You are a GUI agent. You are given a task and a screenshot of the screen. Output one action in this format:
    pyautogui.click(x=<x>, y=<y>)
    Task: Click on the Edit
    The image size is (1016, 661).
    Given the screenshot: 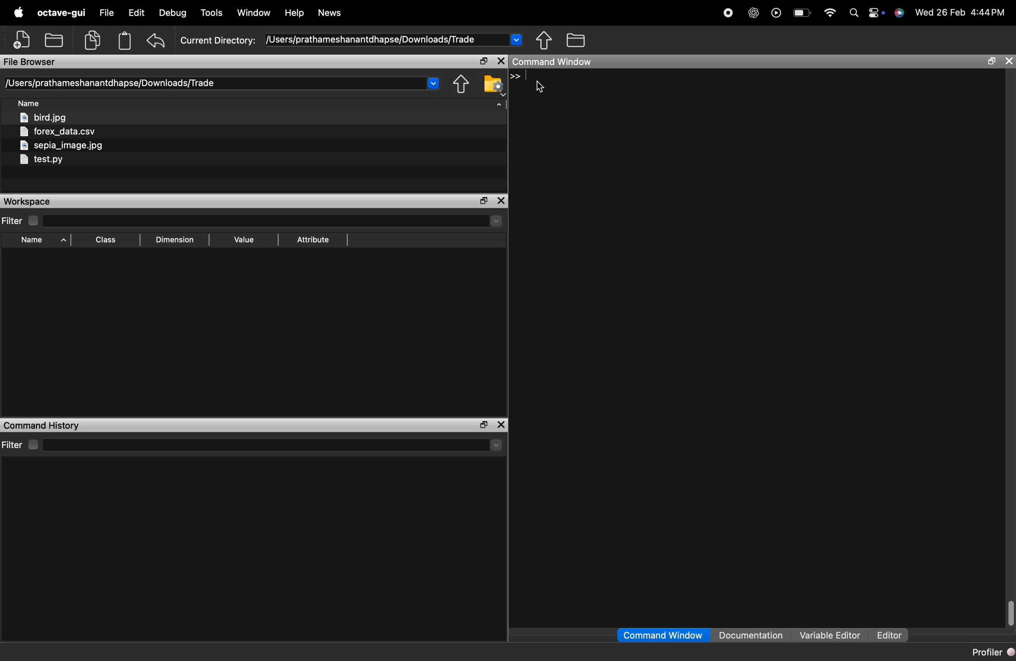 What is the action you would take?
    pyautogui.click(x=136, y=12)
    